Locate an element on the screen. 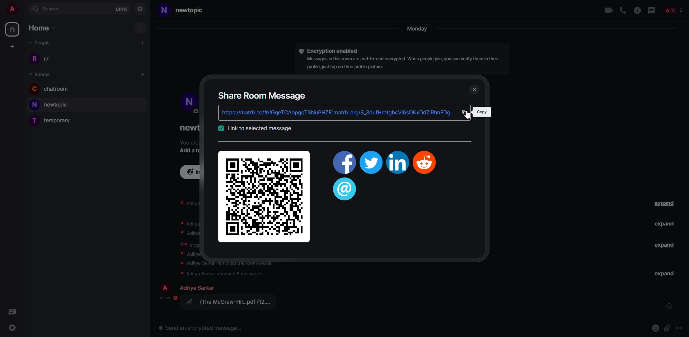  chatroom is located at coordinates (53, 89).